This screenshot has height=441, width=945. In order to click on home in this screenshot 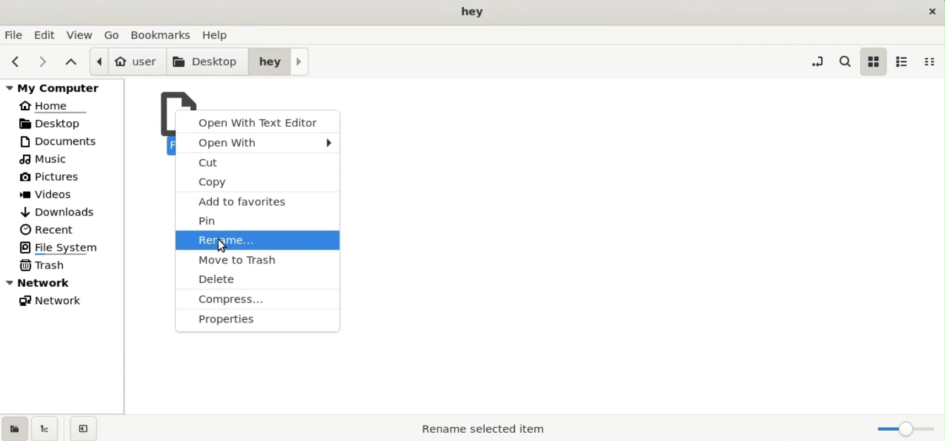, I will do `click(55, 105)`.